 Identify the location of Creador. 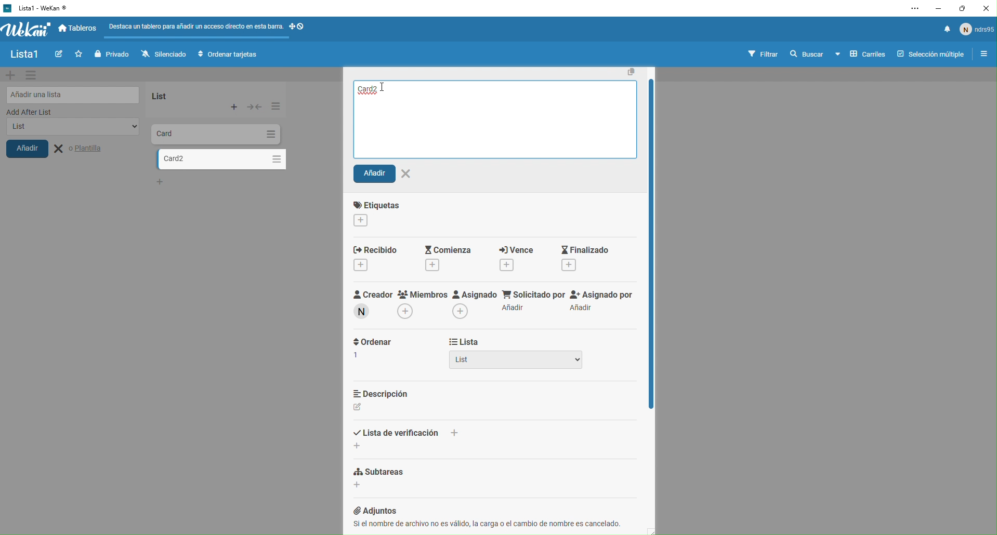
(368, 298).